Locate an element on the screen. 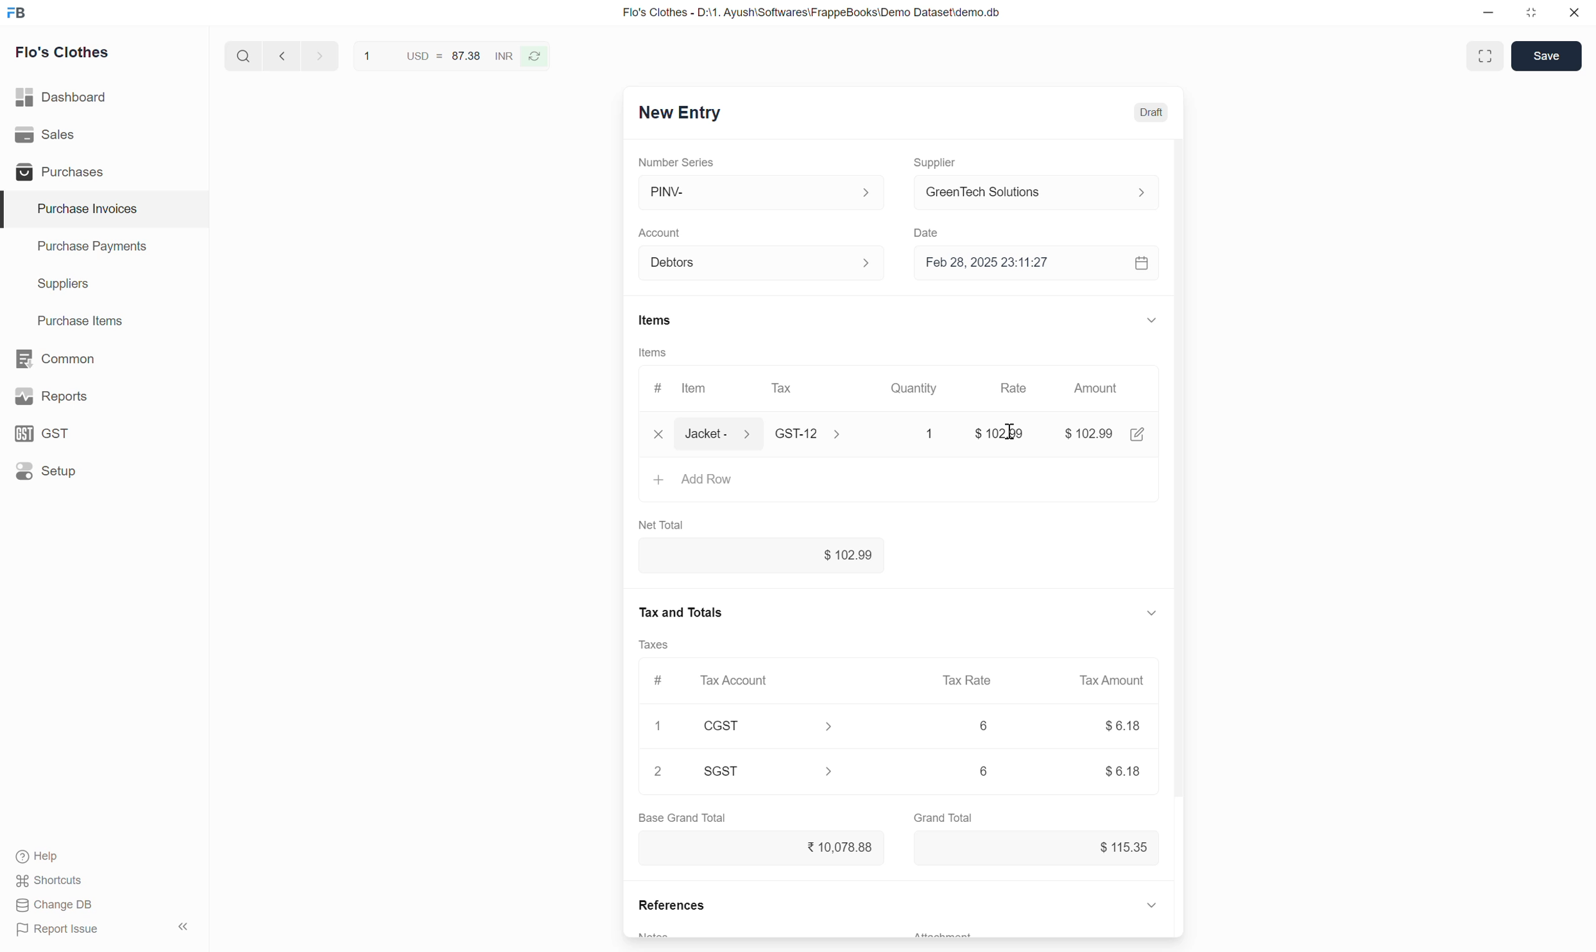 This screenshot has width=1596, height=952. PINV- is located at coordinates (764, 192).